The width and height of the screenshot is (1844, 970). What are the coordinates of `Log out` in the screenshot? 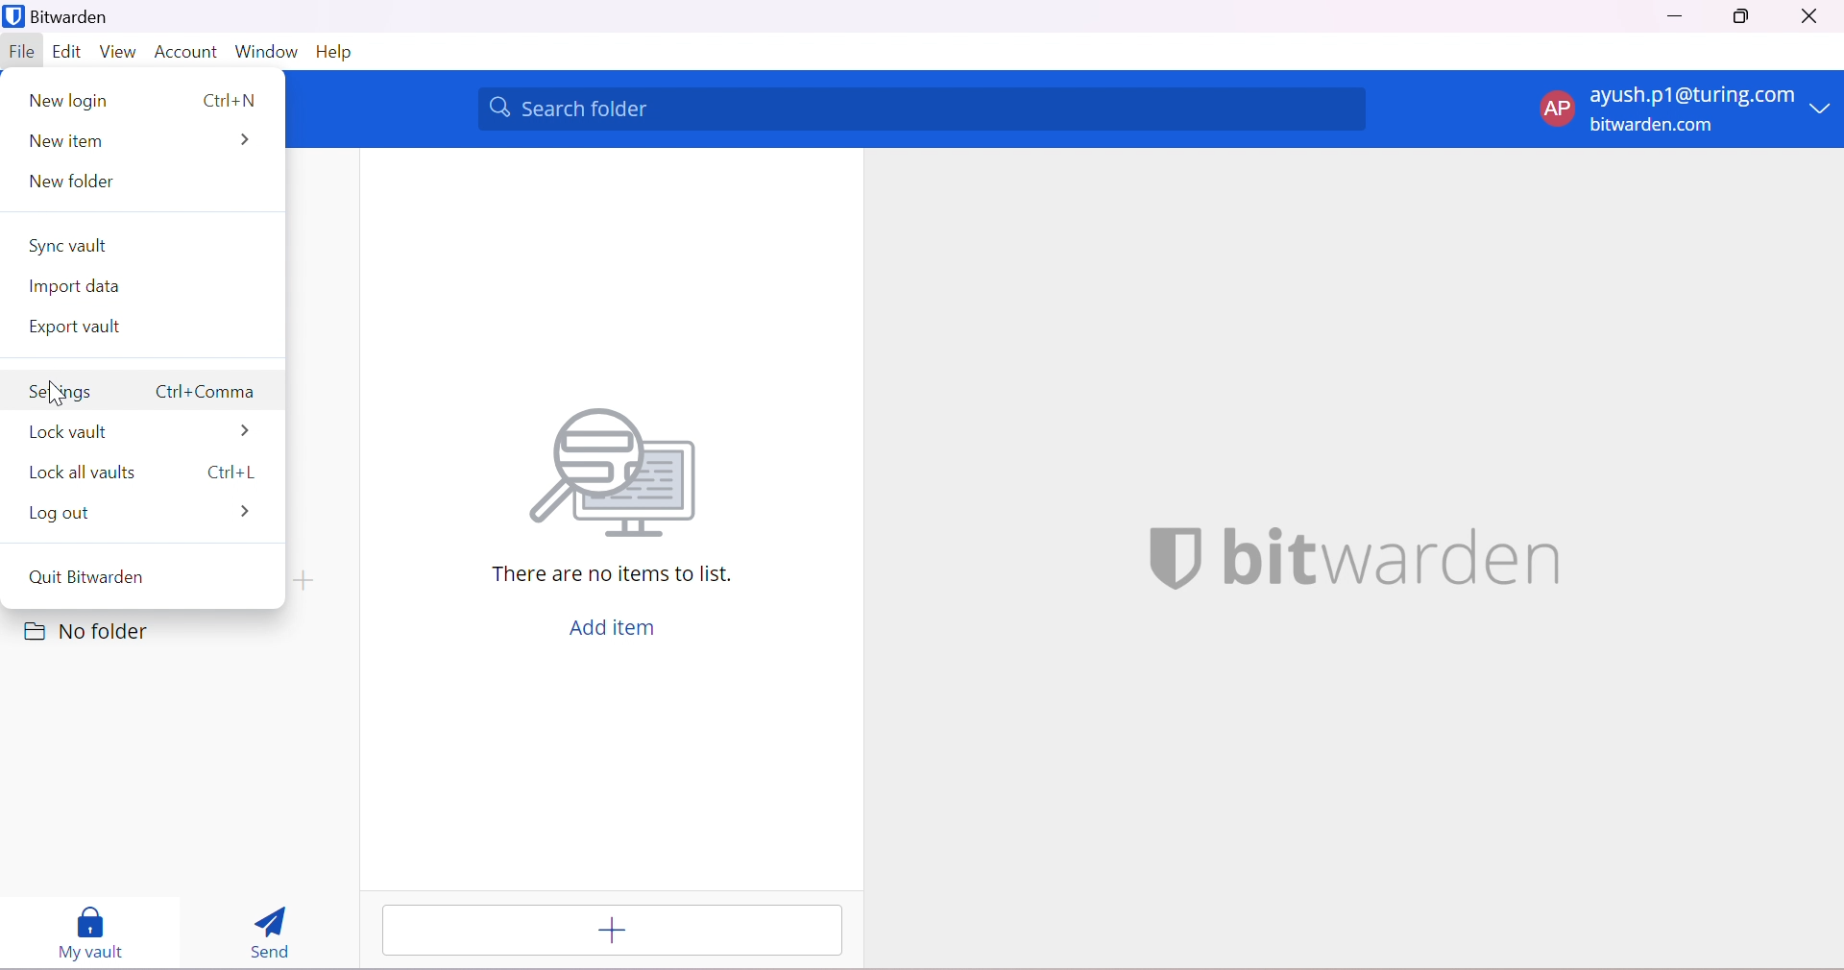 It's located at (64, 514).